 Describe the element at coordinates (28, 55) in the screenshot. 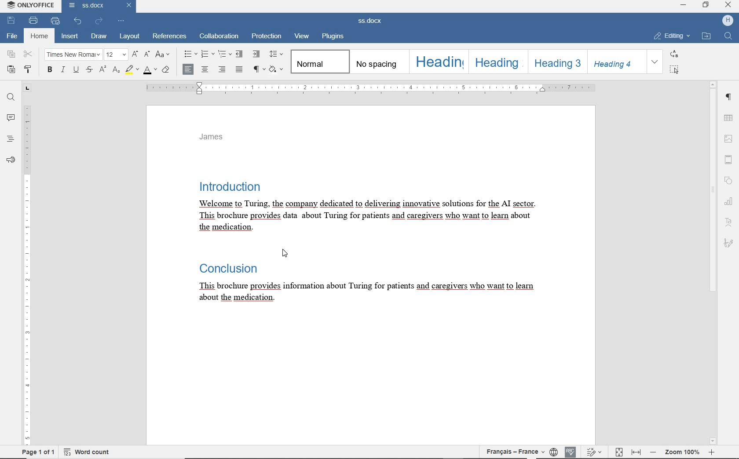

I see `CUT` at that location.